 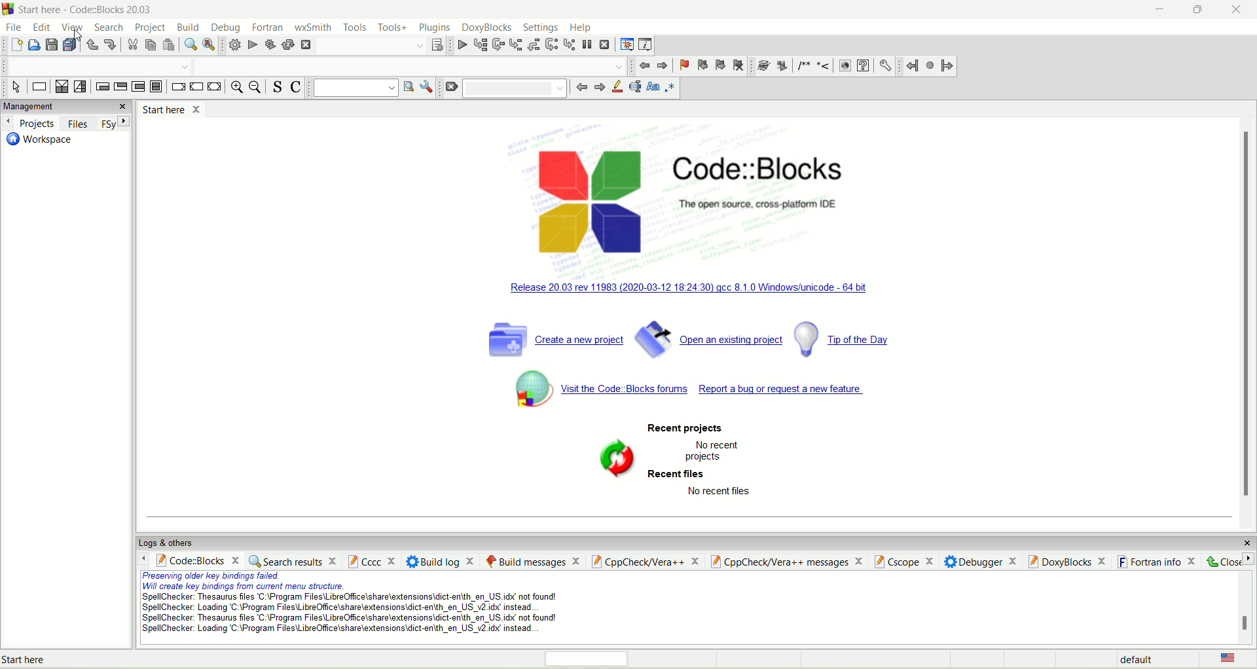 I want to click on CppCheck/Vera++, so click(x=644, y=562).